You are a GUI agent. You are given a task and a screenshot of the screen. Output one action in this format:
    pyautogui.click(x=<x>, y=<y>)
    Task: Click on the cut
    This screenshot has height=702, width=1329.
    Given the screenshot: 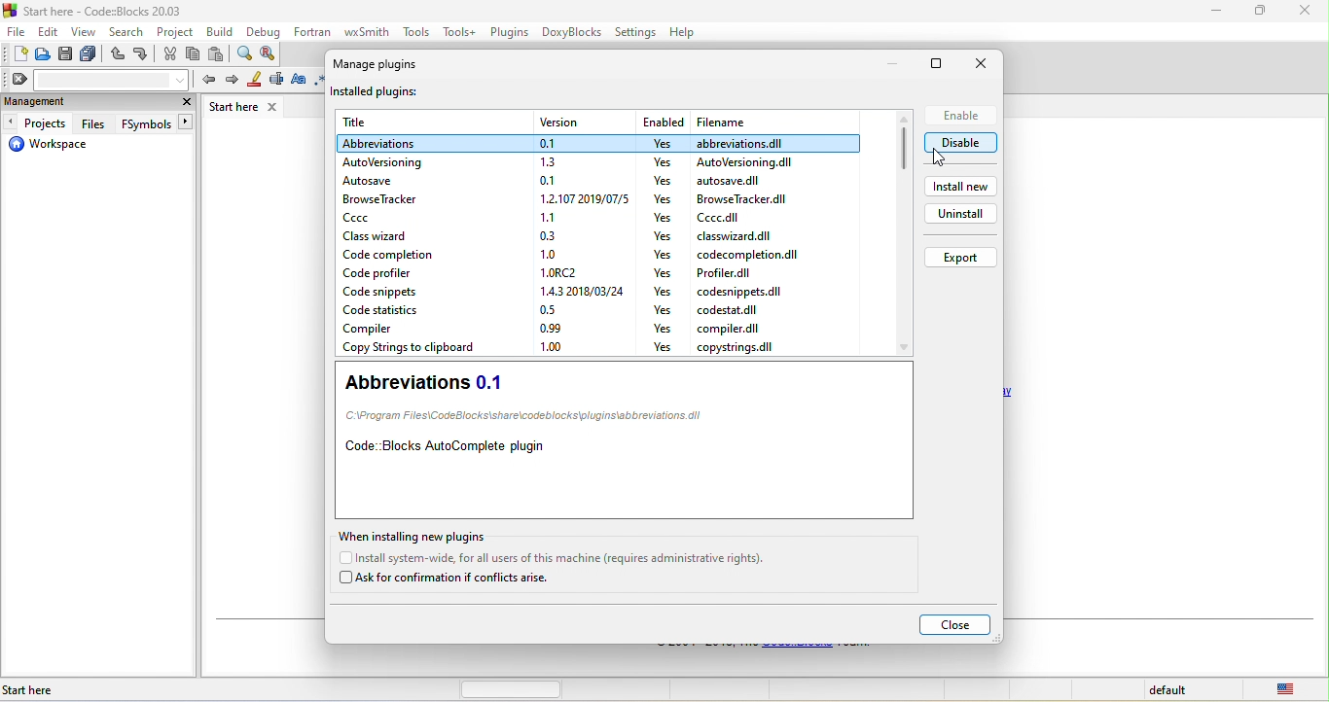 What is the action you would take?
    pyautogui.click(x=170, y=53)
    